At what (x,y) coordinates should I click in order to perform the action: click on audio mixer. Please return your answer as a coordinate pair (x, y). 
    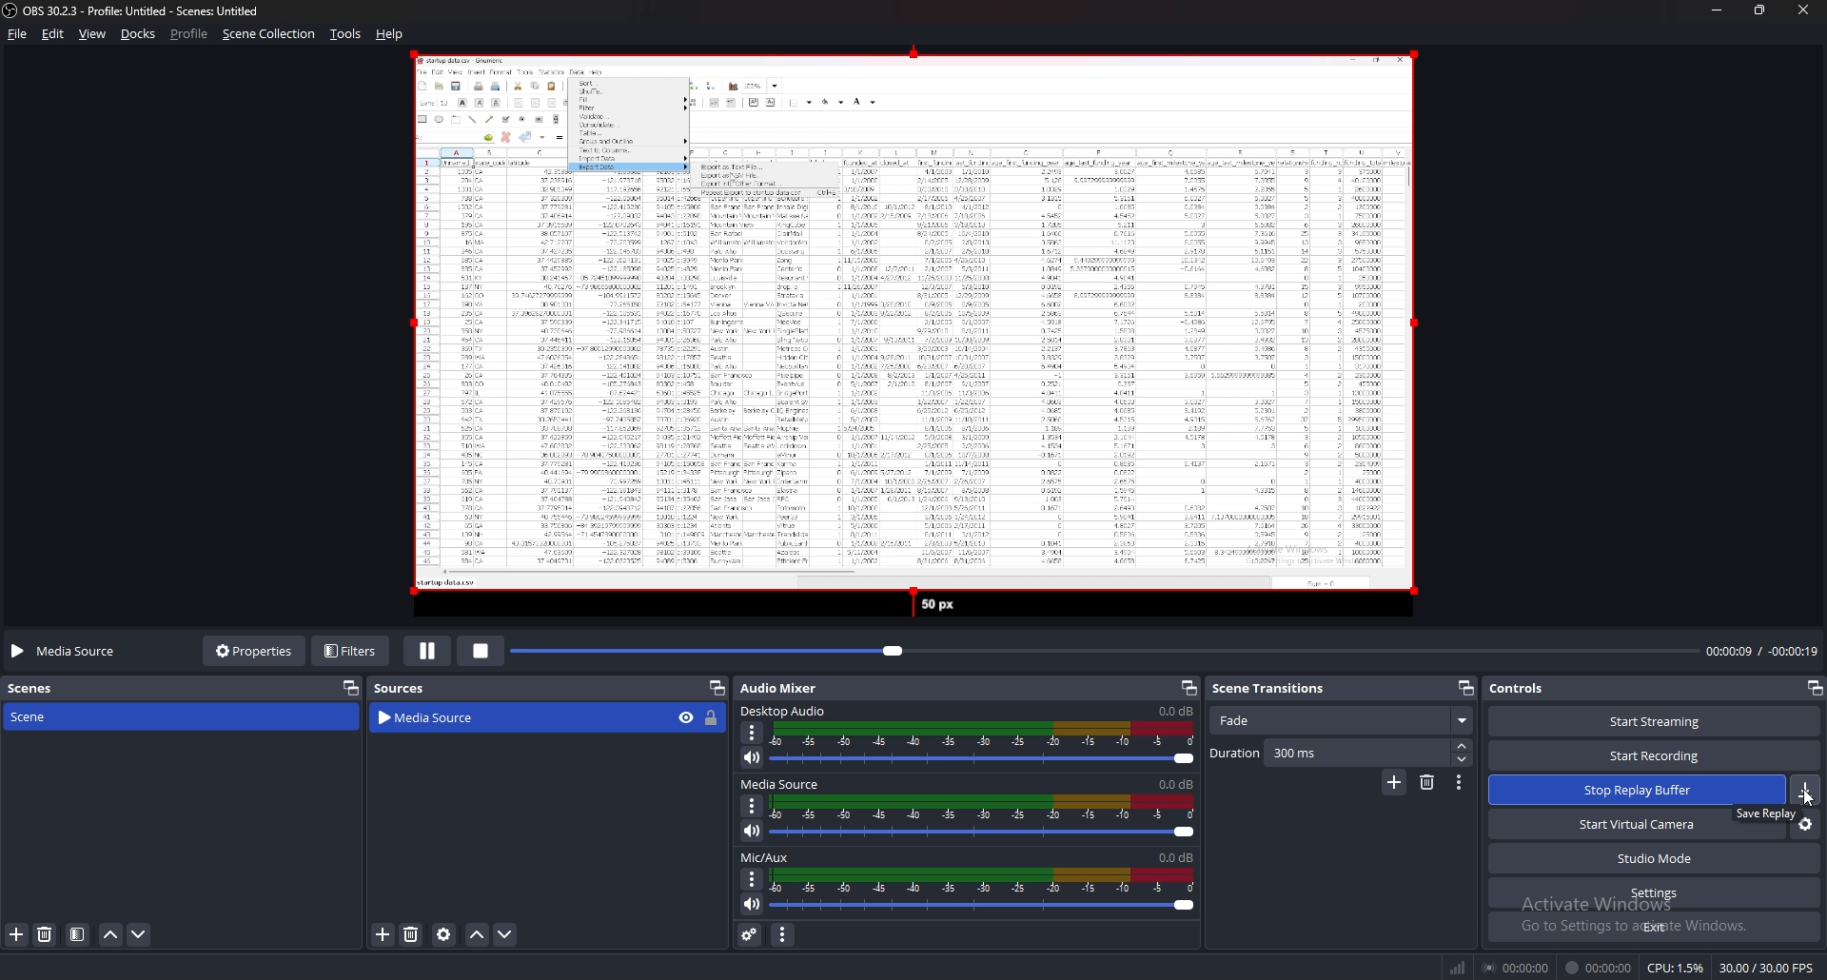
    Looking at the image, I should click on (779, 688).